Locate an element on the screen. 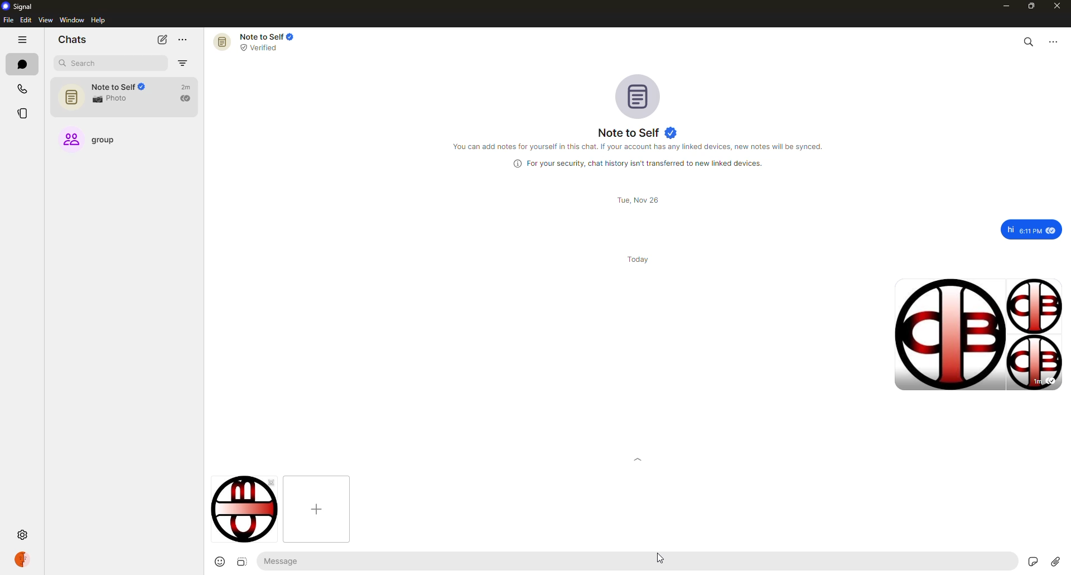 Image resolution: width=1071 pixels, height=575 pixels. info is located at coordinates (635, 162).